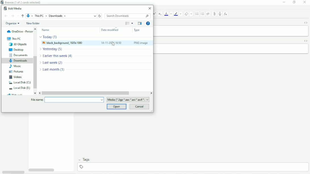 The height and width of the screenshot is (174, 310). What do you see at coordinates (12, 24) in the screenshot?
I see `Organize` at bounding box center [12, 24].